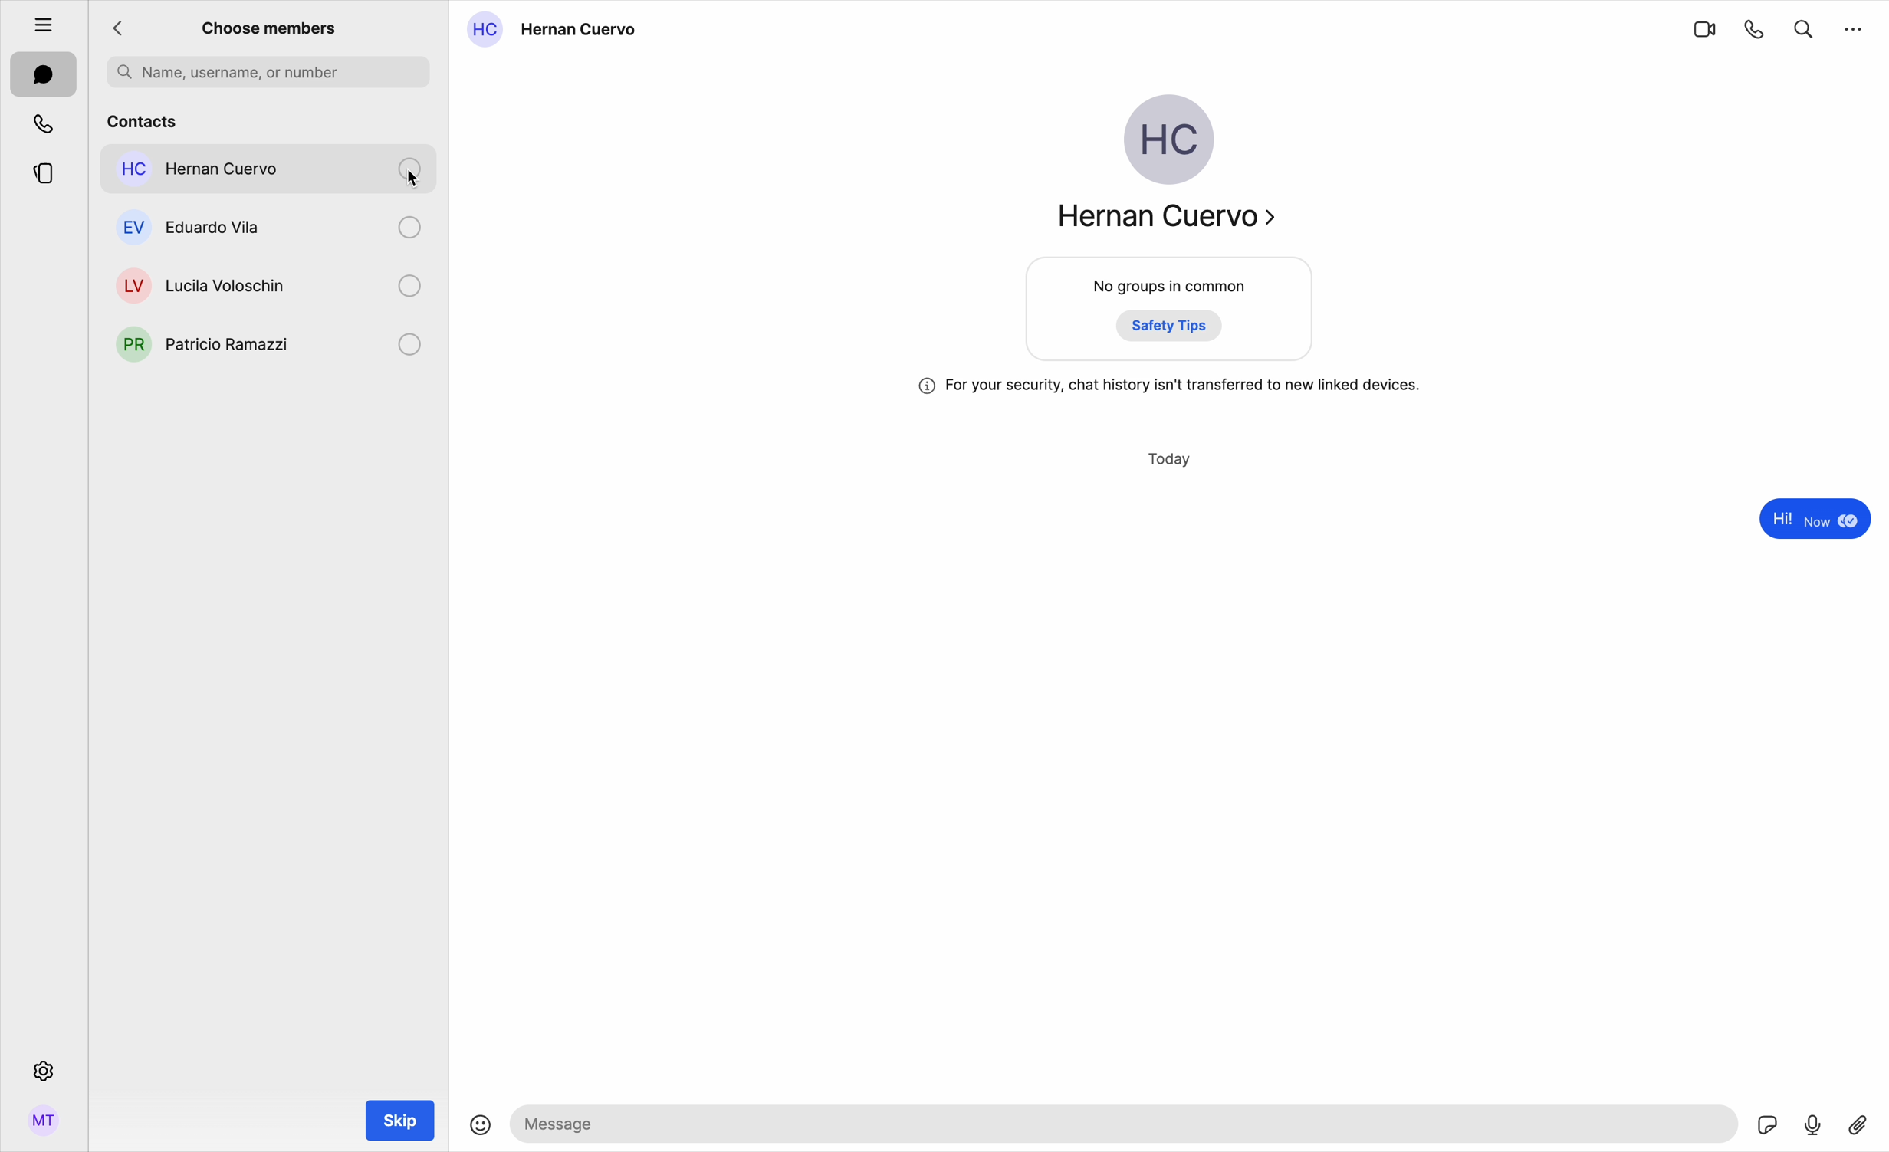 Image resolution: width=1889 pixels, height=1152 pixels. I want to click on attach file, so click(1861, 1123).